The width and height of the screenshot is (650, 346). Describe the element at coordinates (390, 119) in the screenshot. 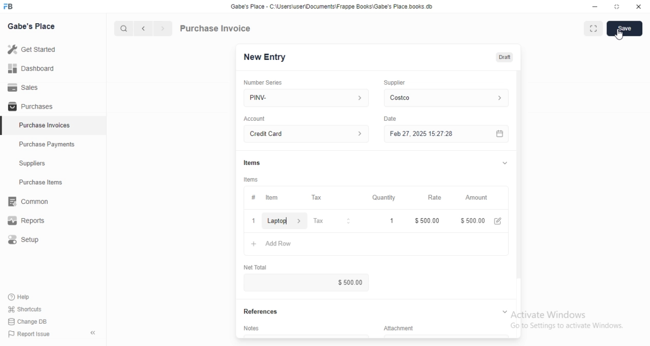

I see `Date` at that location.